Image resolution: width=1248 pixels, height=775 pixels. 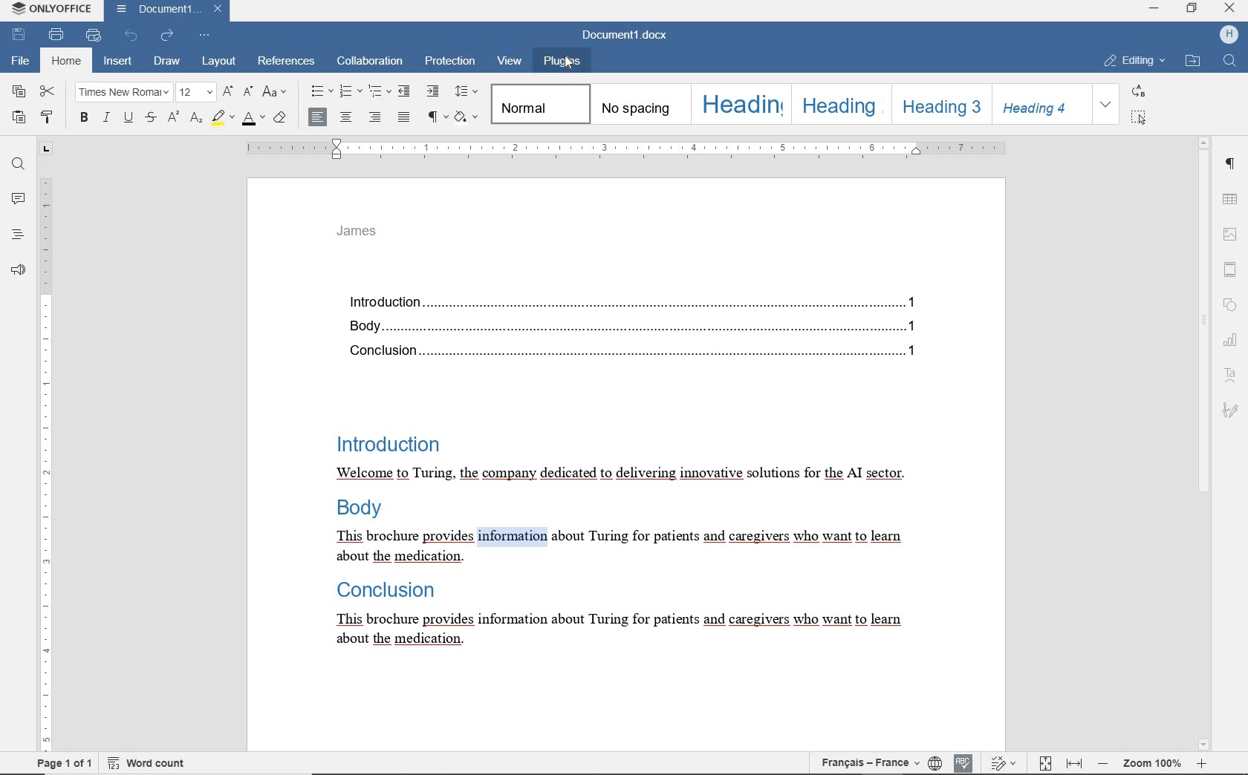 I want to click on DECREMENT FONT SIZE, so click(x=247, y=93).